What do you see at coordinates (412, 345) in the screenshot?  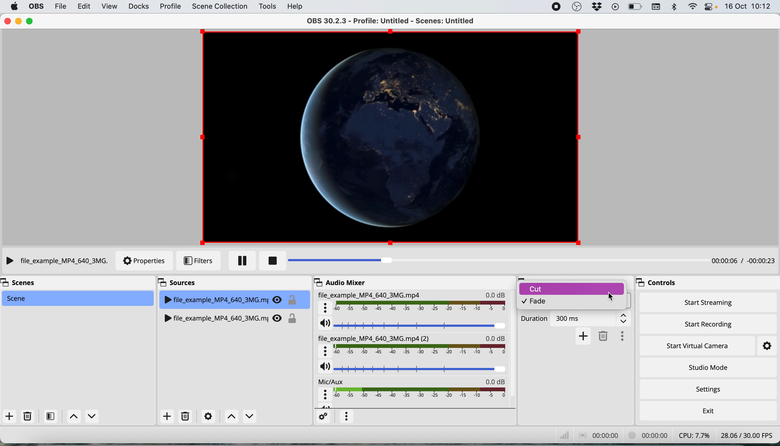 I see `file_example_MP4_640_3MG.mp4(2)` at bounding box center [412, 345].